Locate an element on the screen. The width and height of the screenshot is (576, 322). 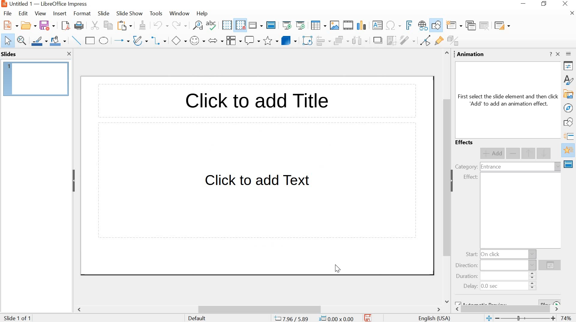
minimize is located at coordinates (524, 4).